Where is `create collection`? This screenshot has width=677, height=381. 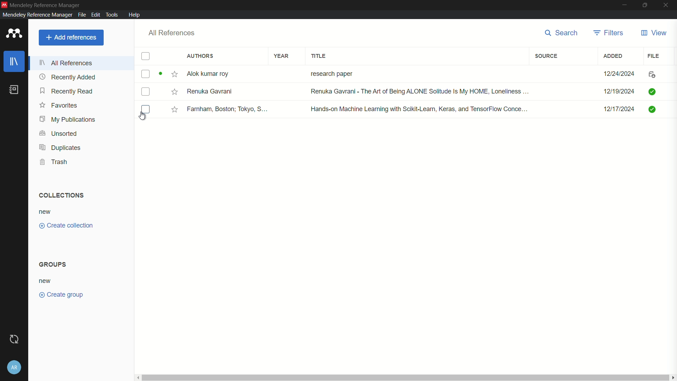
create collection is located at coordinates (65, 225).